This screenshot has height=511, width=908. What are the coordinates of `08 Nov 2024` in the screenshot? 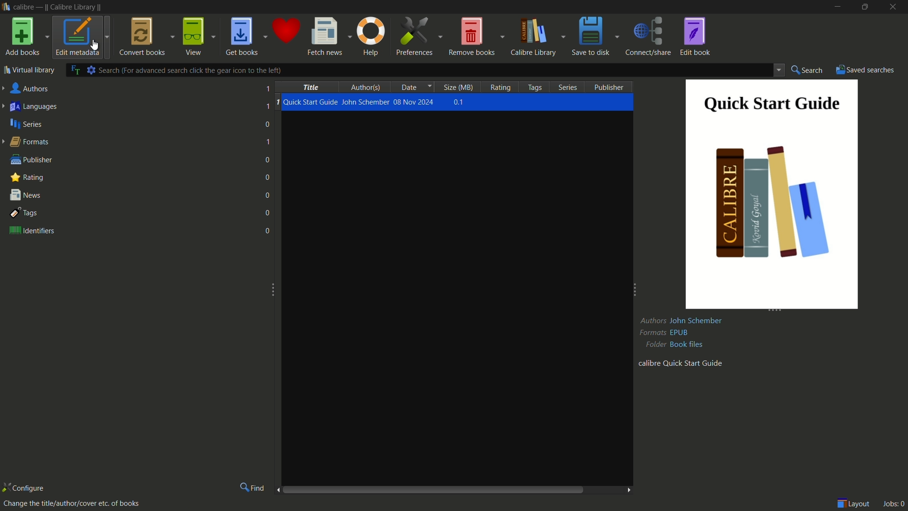 It's located at (413, 102).